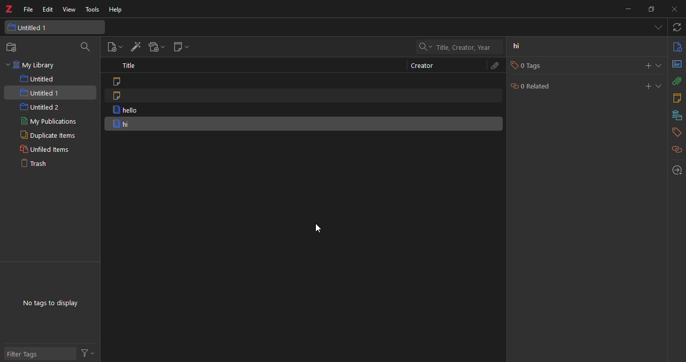  I want to click on tab, so click(656, 27).